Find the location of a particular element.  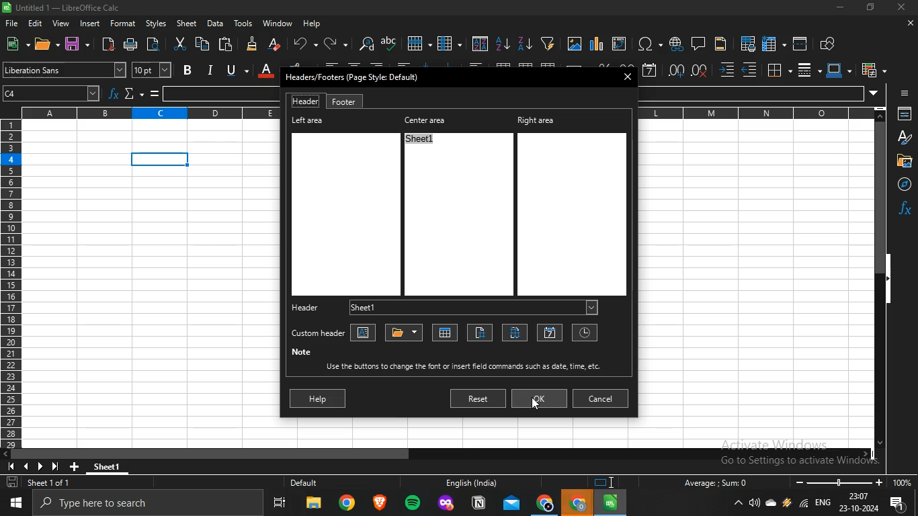

cursor is located at coordinates (536, 406).